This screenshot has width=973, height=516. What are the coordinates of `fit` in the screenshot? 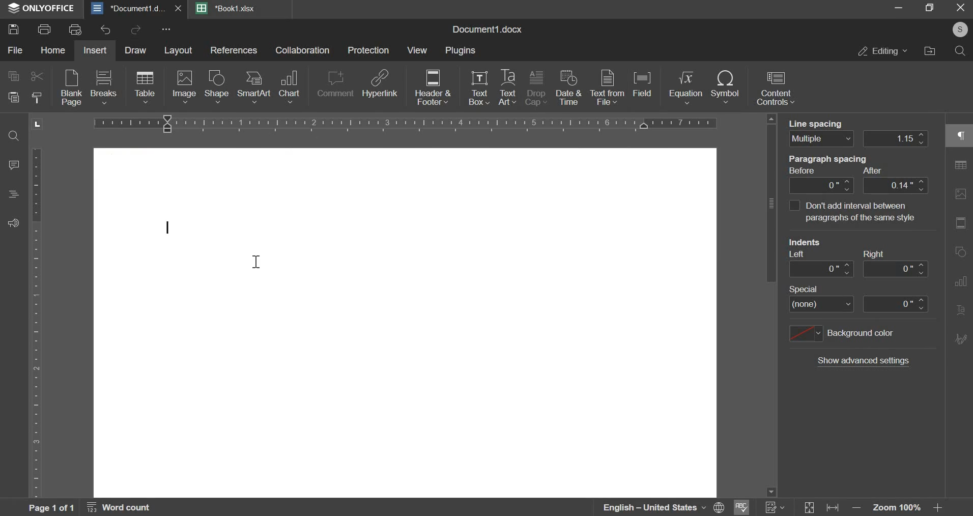 It's located at (822, 507).